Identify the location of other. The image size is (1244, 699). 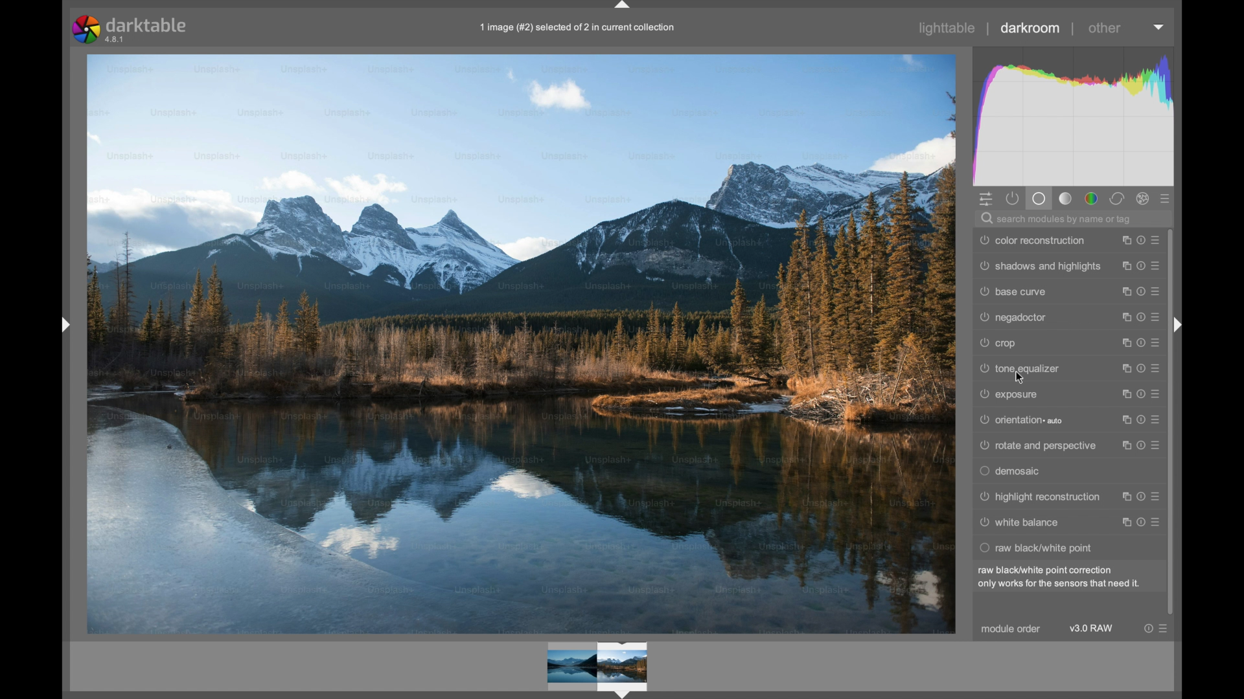
(1105, 28).